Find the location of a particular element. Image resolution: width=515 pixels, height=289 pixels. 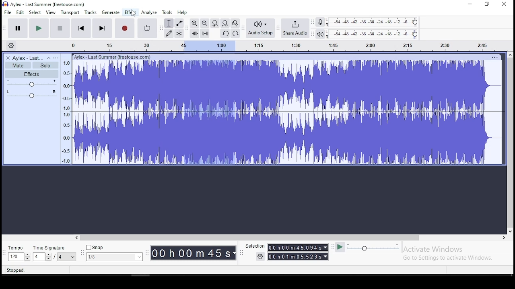

zoom toggle is located at coordinates (235, 23).